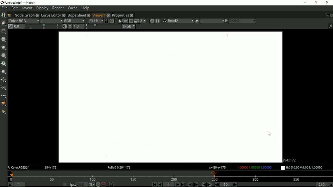 This screenshot has width=333, height=187. What do you see at coordinates (72, 185) in the screenshot?
I see `fps` at bounding box center [72, 185].